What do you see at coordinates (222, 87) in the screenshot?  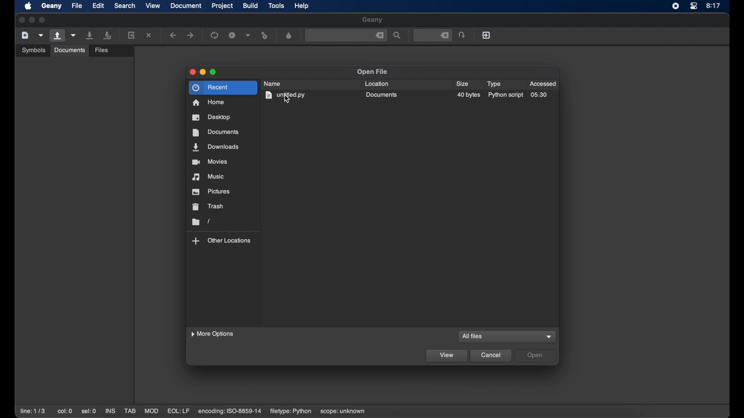 I see `recent highlighted` at bounding box center [222, 87].